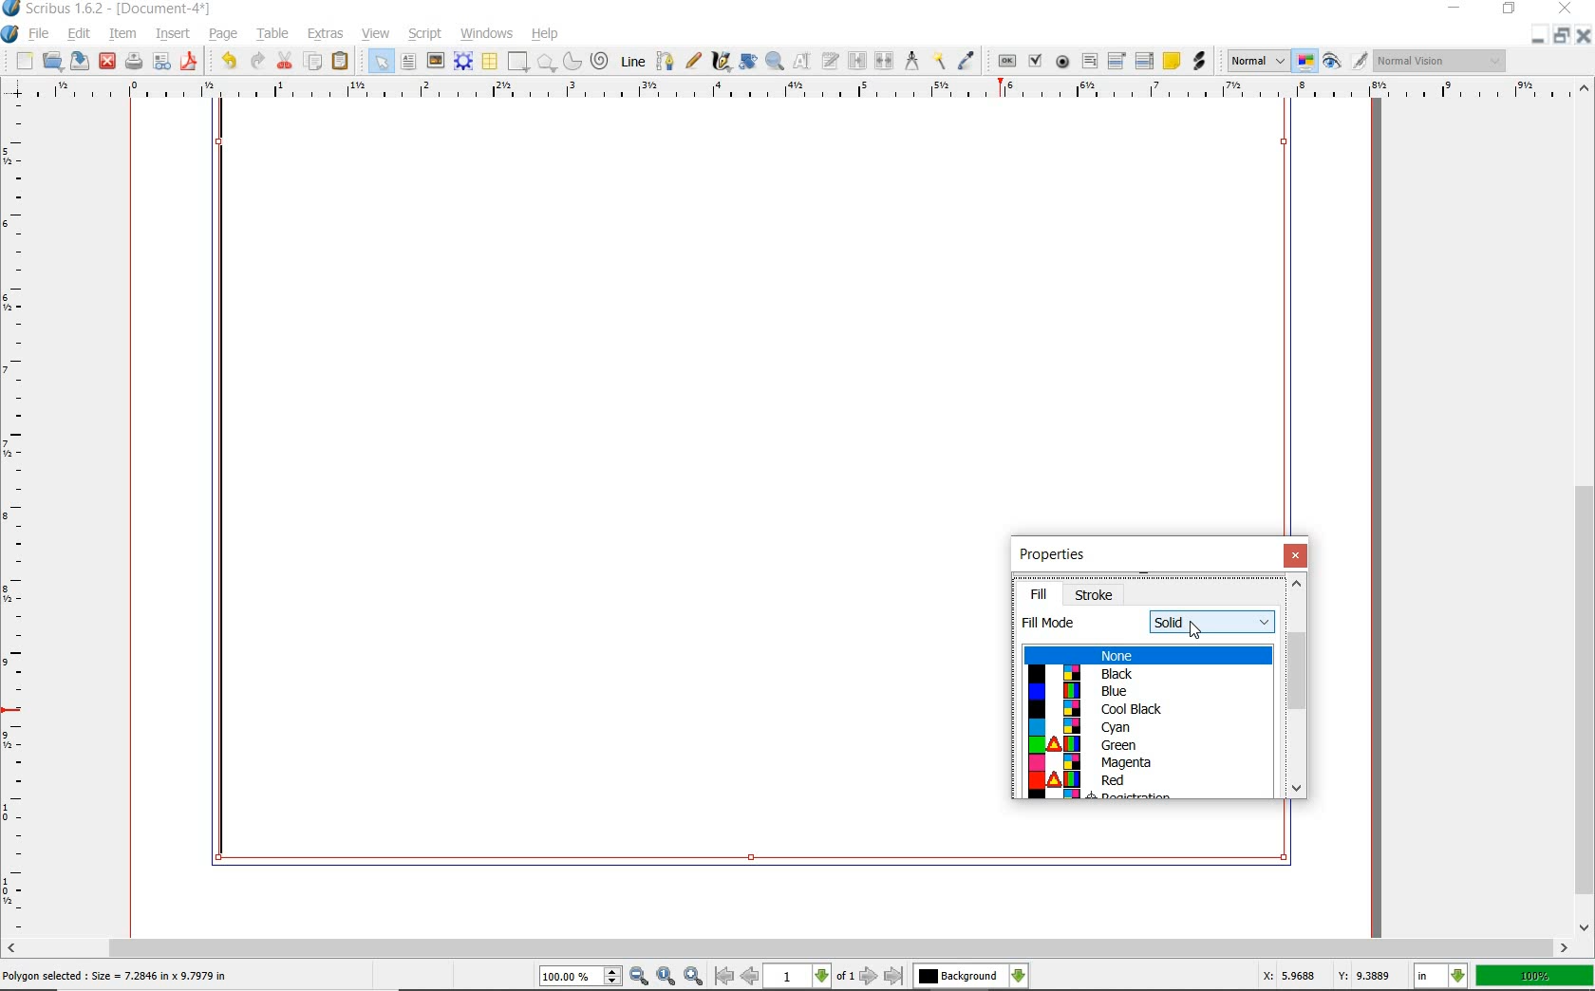 Image resolution: width=1595 pixels, height=991 pixels. What do you see at coordinates (1306, 63) in the screenshot?
I see `toggle color management` at bounding box center [1306, 63].